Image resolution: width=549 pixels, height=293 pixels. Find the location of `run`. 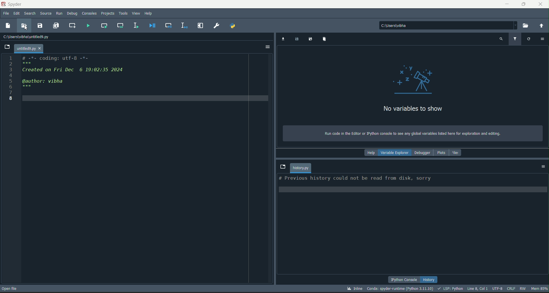

run is located at coordinates (60, 14).